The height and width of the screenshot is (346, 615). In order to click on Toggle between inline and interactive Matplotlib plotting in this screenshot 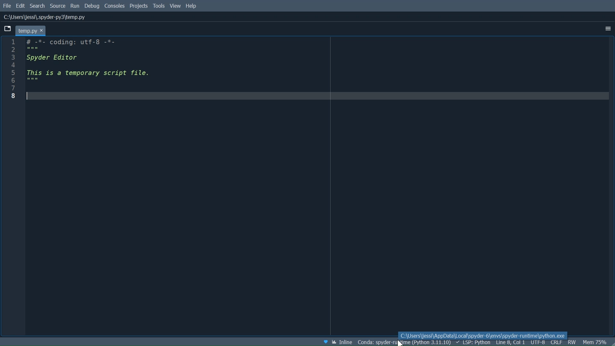, I will do `click(343, 342)`.